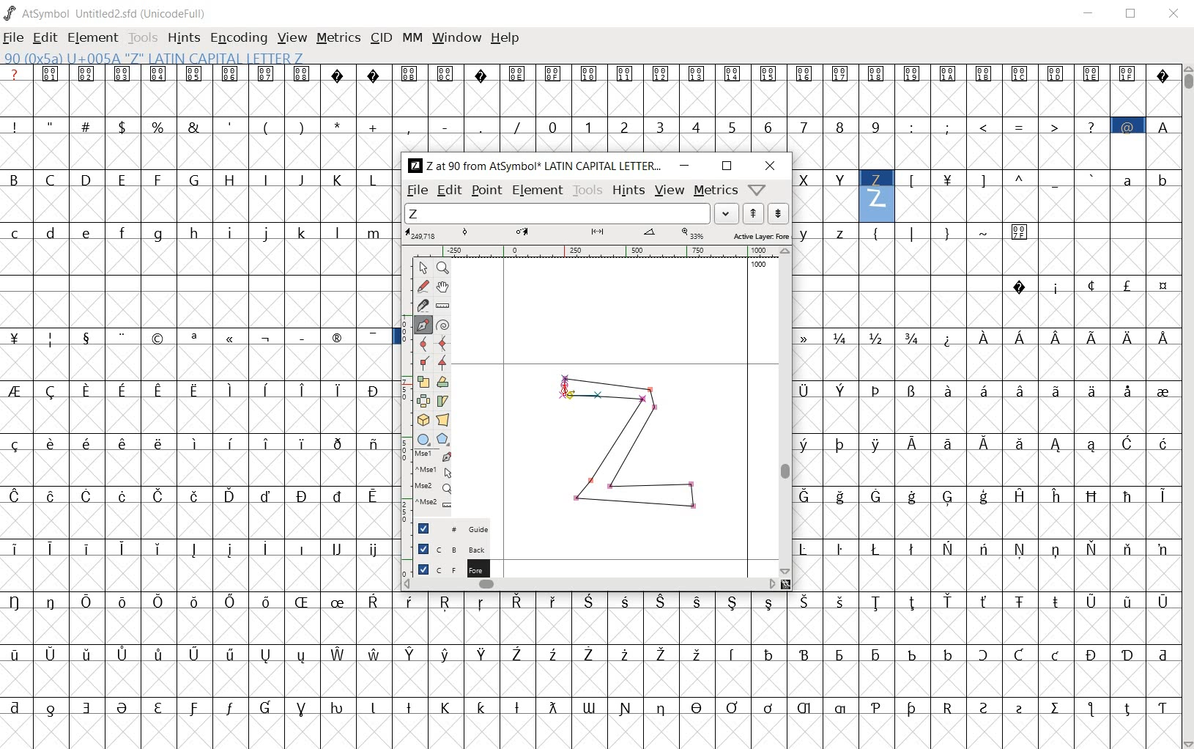 This screenshot has width=1194, height=749. Describe the element at coordinates (441, 363) in the screenshot. I see `Add a corner point` at that location.